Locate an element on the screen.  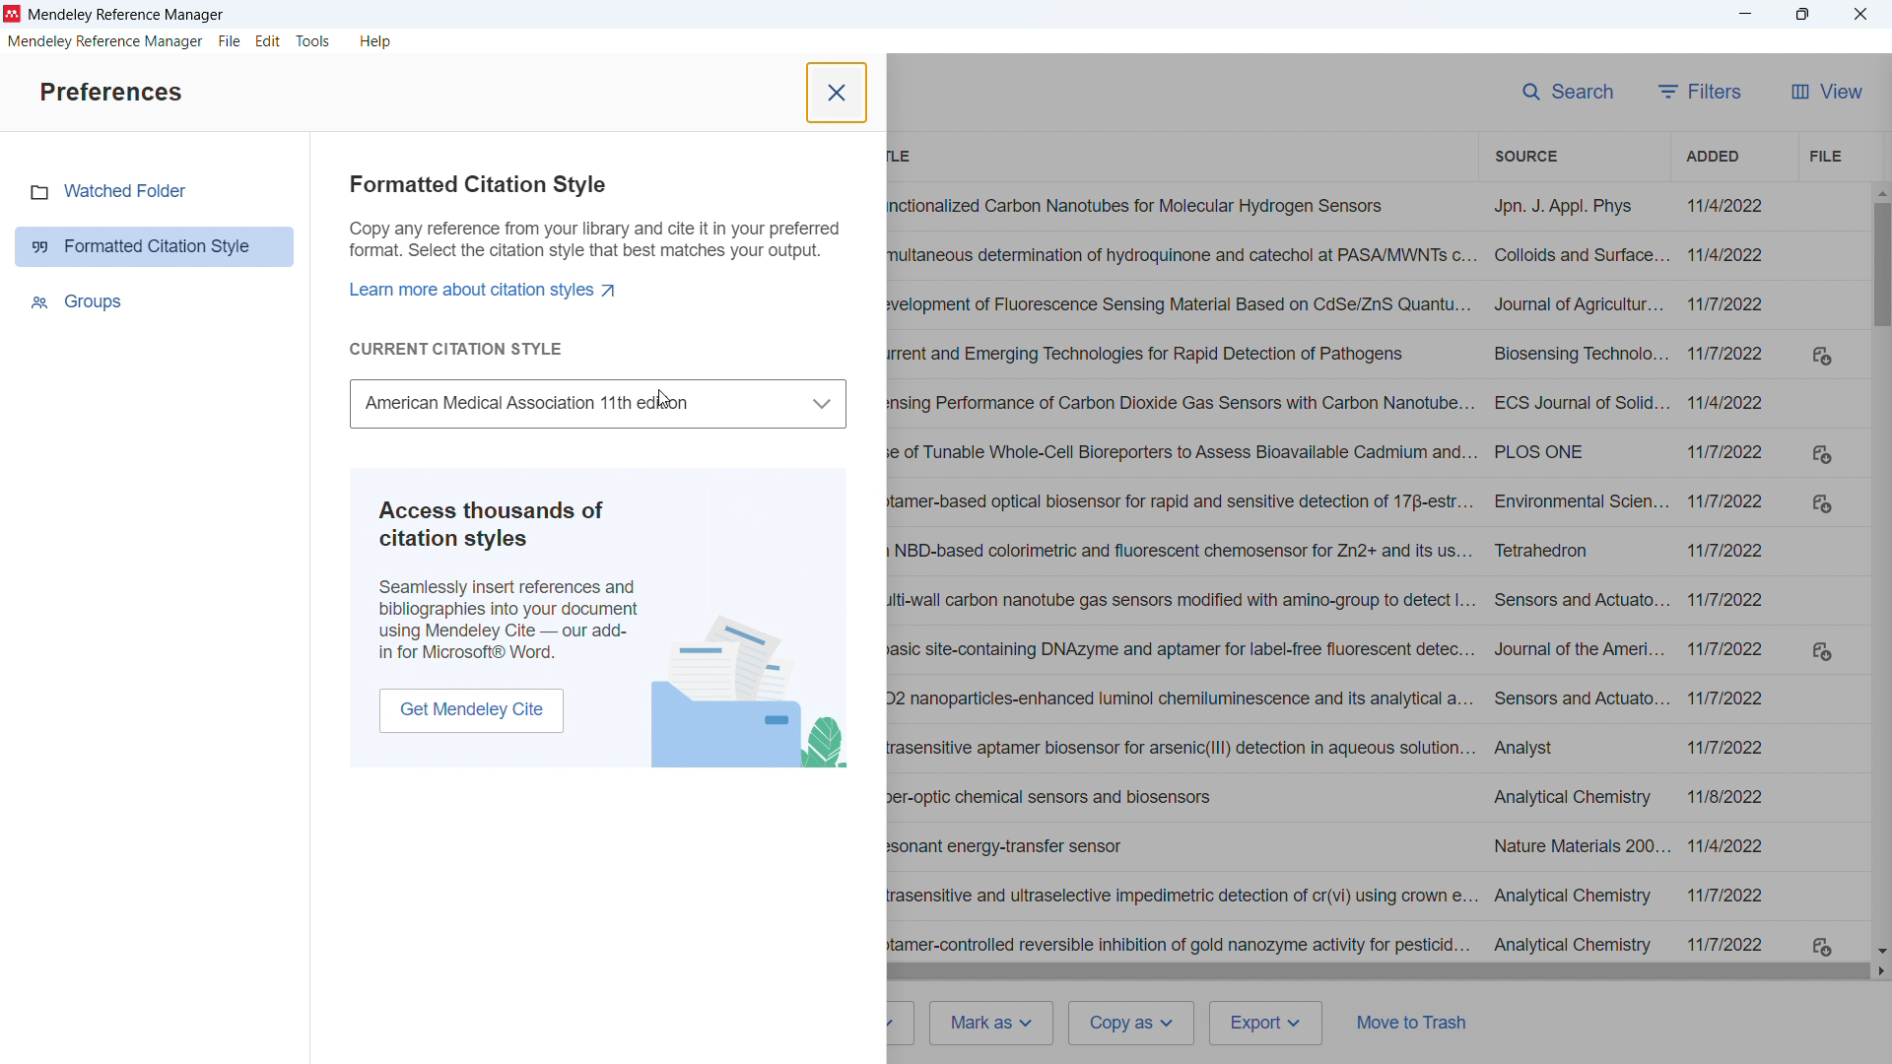
Preferences  is located at coordinates (110, 94).